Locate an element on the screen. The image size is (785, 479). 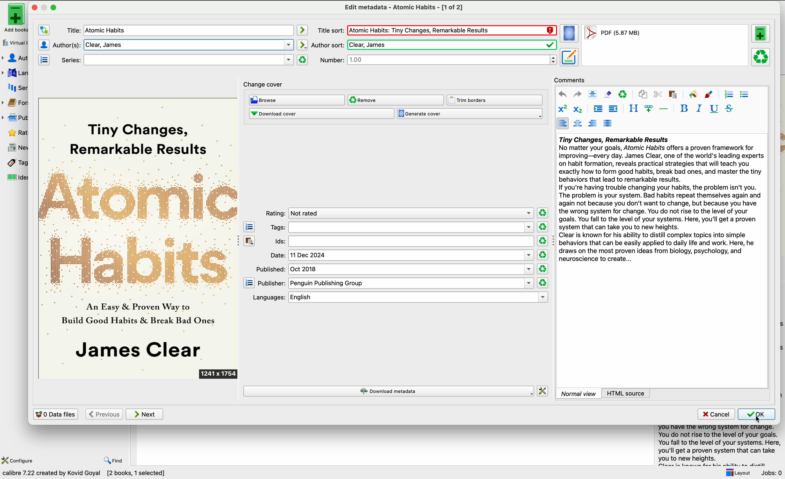
remove is located at coordinates (396, 100).